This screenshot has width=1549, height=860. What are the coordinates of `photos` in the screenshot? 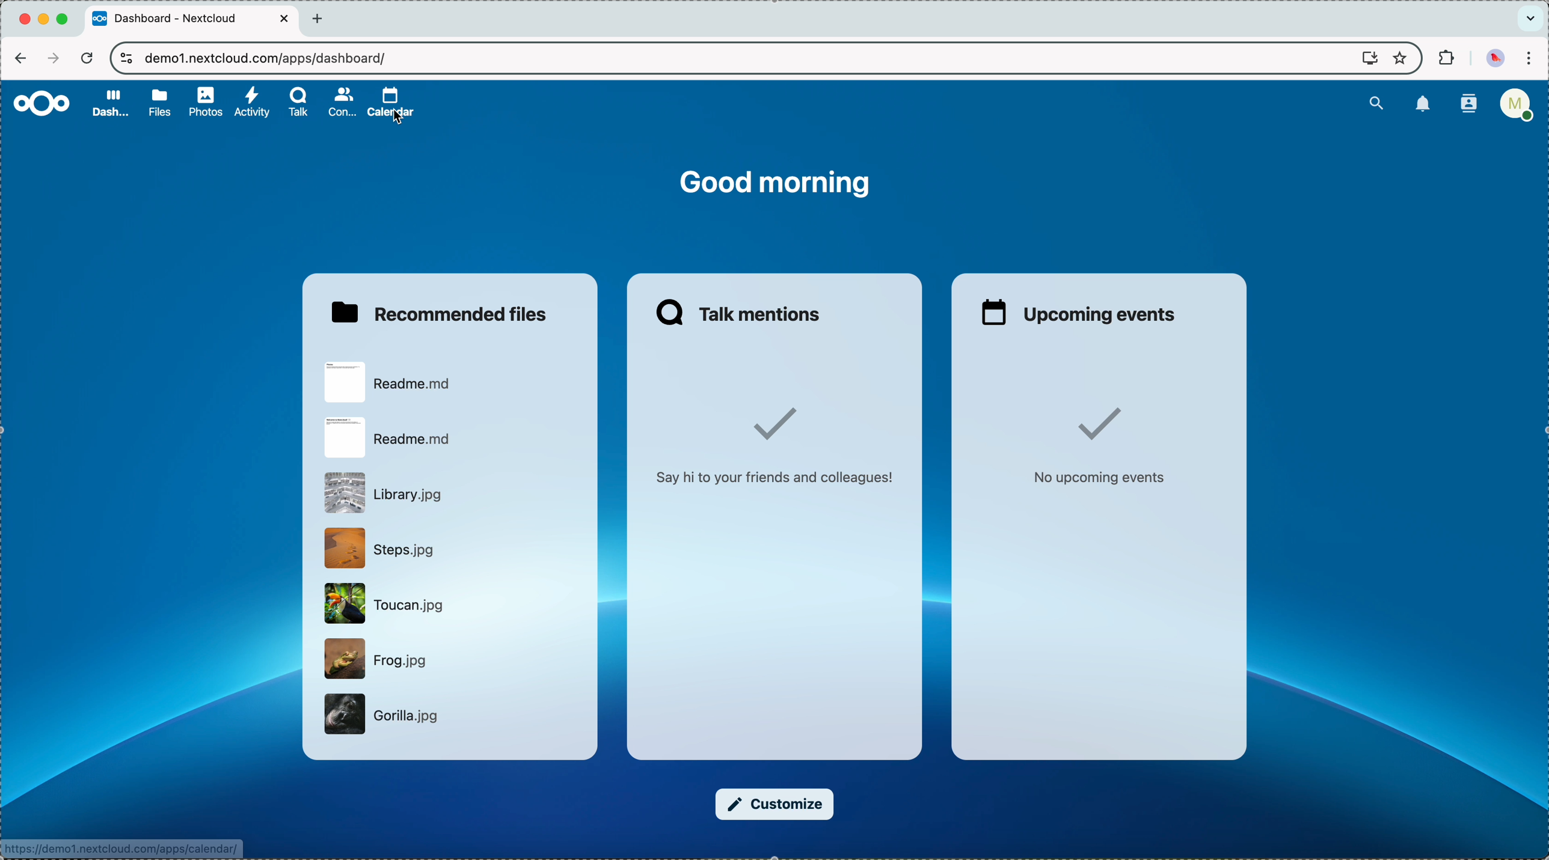 It's located at (205, 100).